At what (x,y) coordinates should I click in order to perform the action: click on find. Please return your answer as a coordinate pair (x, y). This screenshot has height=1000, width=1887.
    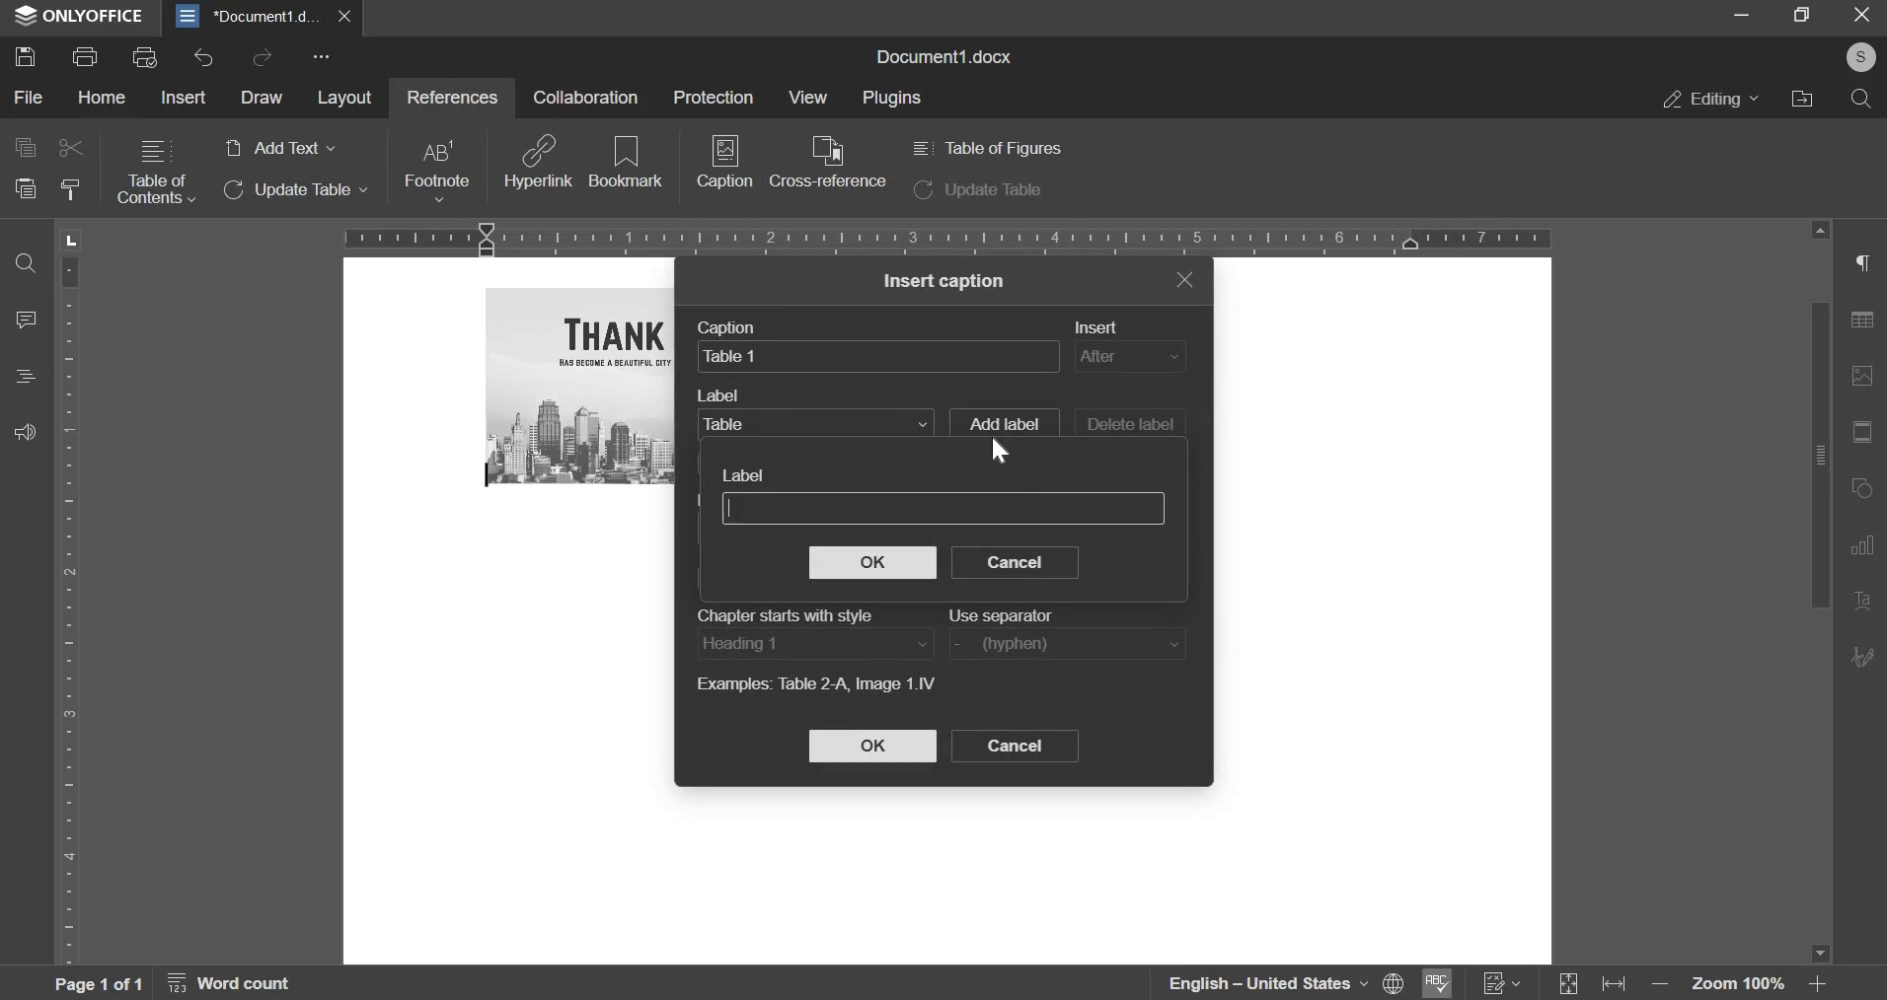
    Looking at the image, I should click on (25, 265).